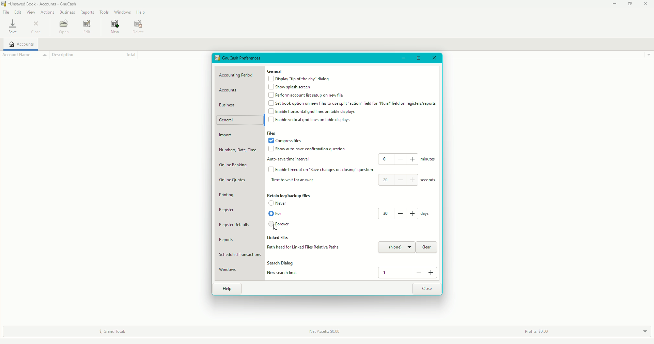  Describe the element at coordinates (275, 71) in the screenshot. I see `General` at that location.